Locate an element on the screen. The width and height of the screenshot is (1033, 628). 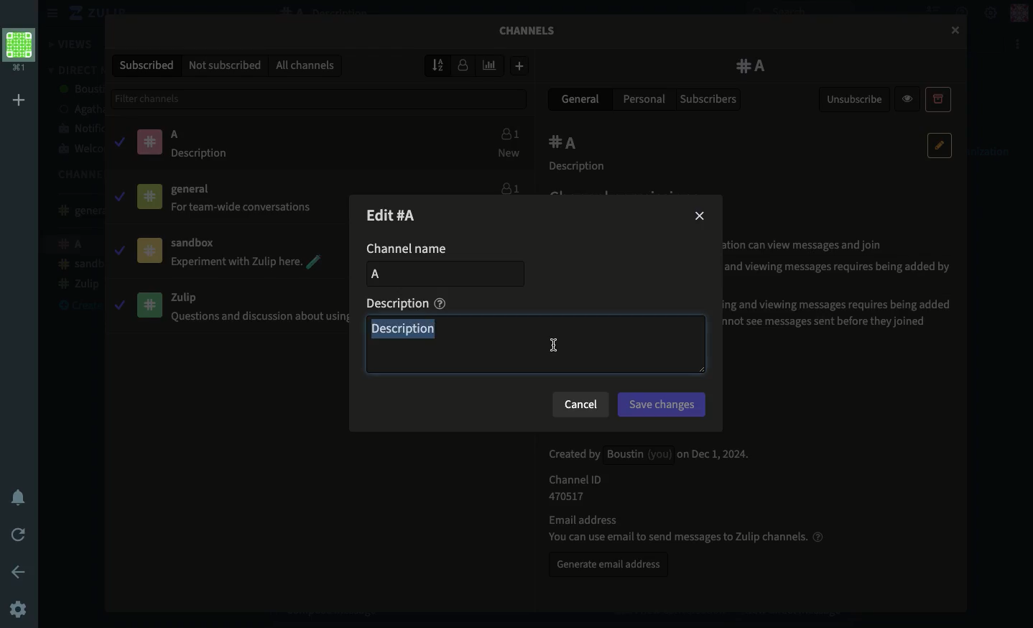
A is located at coordinates (183, 143).